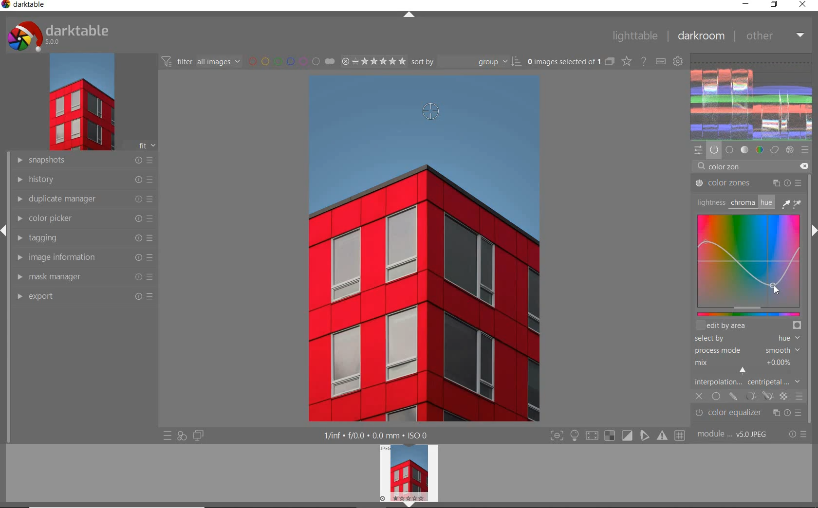 Image resolution: width=818 pixels, height=508 pixels. I want to click on enable for online help, so click(644, 61).